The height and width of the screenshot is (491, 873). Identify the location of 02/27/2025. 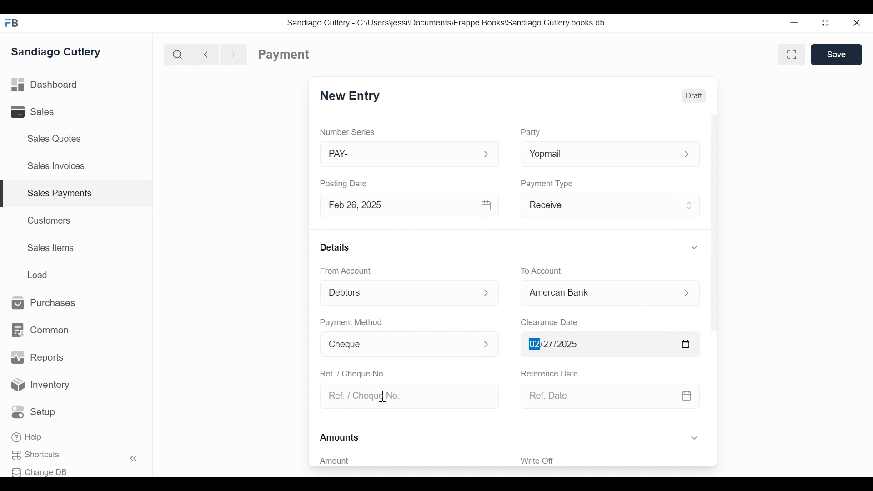
(595, 344).